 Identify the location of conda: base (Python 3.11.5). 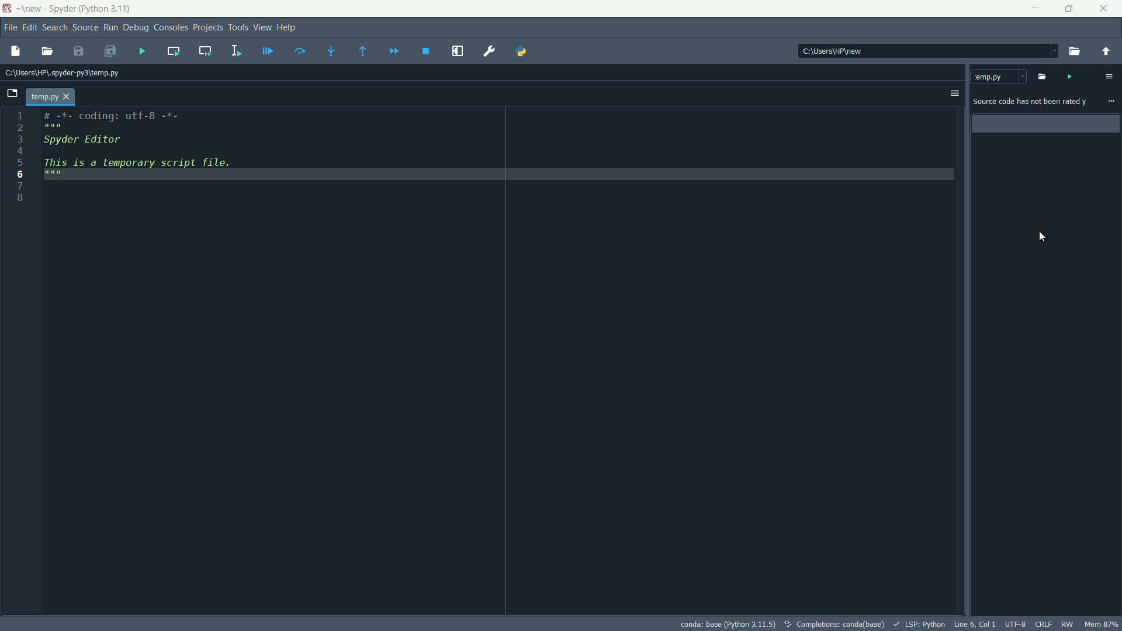
(725, 624).